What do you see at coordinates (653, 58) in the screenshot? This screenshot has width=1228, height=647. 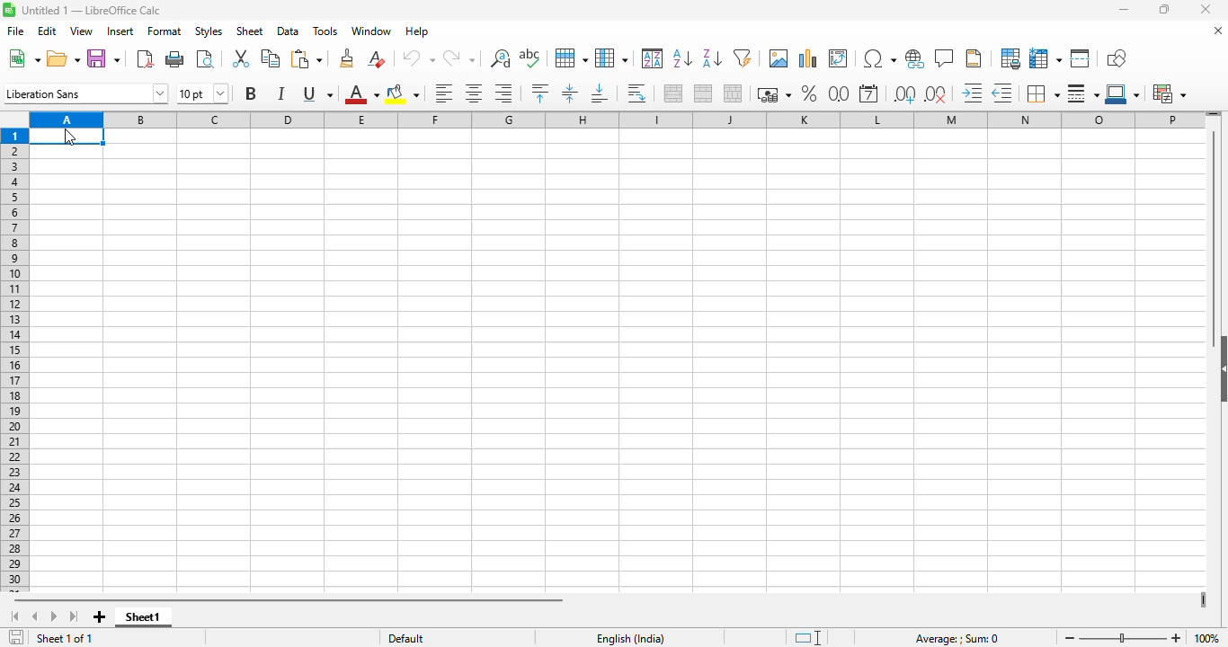 I see `sort` at bounding box center [653, 58].